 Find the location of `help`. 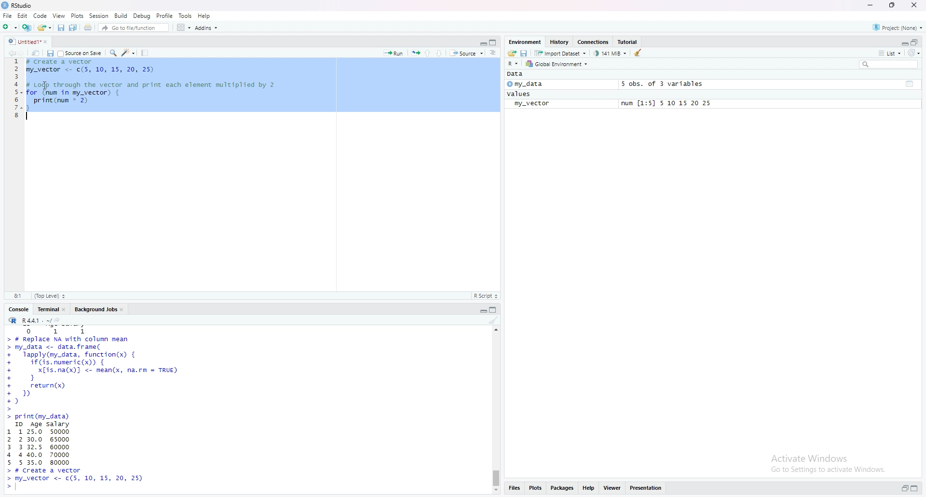

help is located at coordinates (590, 487).